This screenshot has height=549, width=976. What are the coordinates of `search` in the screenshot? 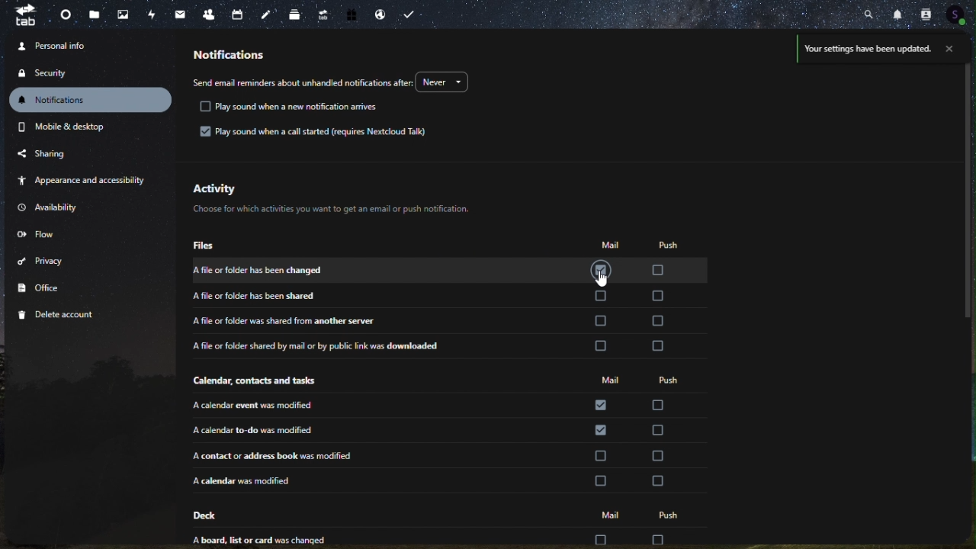 It's located at (871, 13).